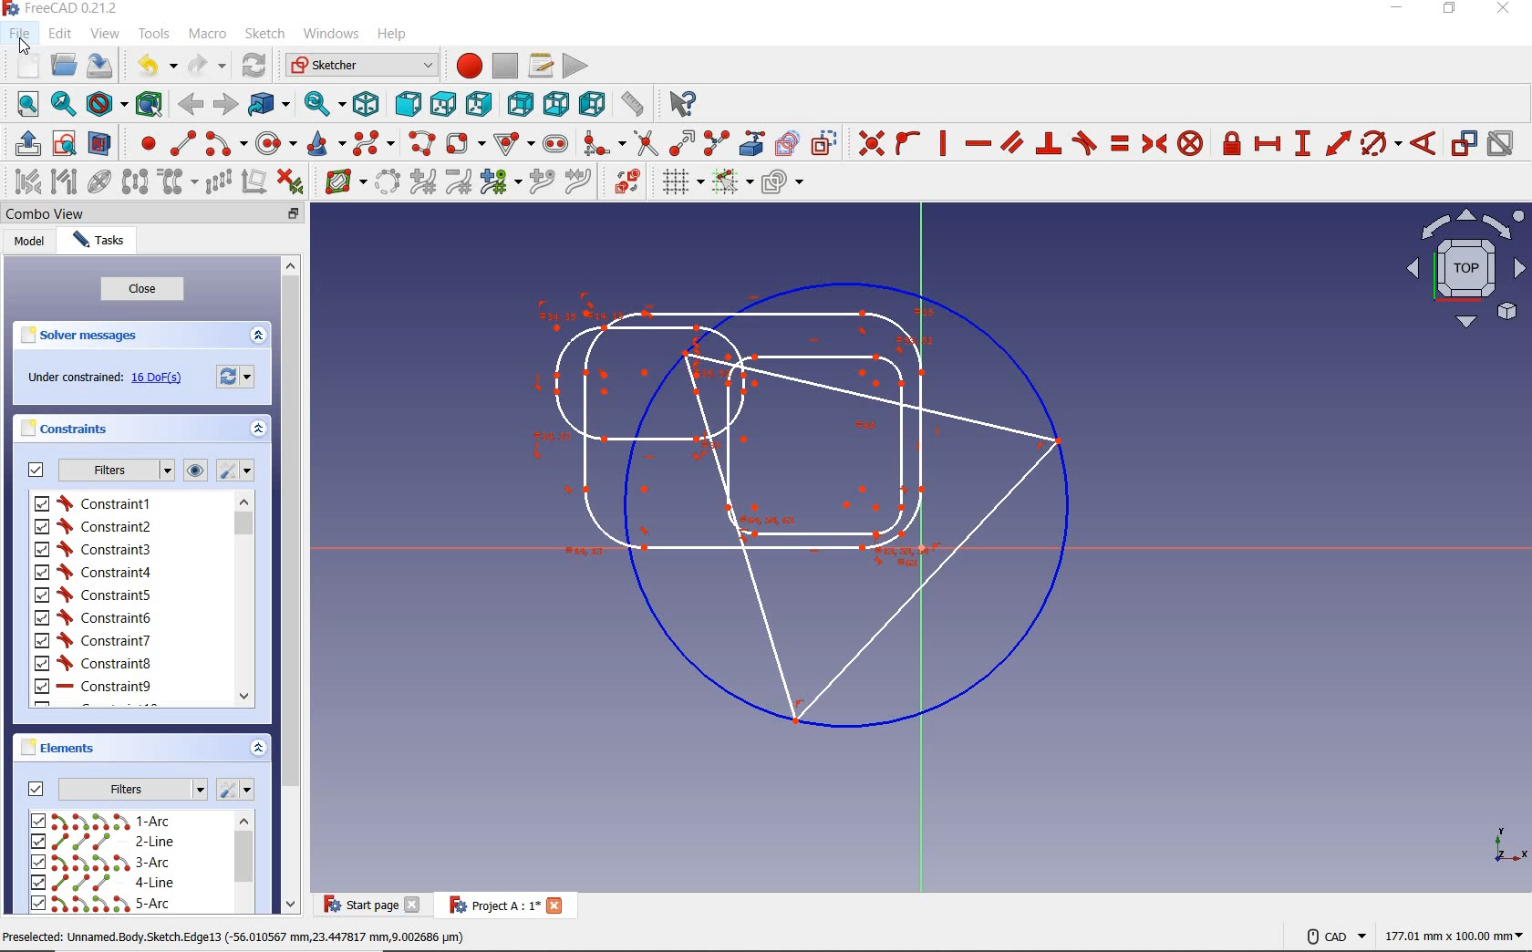  Describe the element at coordinates (105, 842) in the screenshot. I see `2-line` at that location.